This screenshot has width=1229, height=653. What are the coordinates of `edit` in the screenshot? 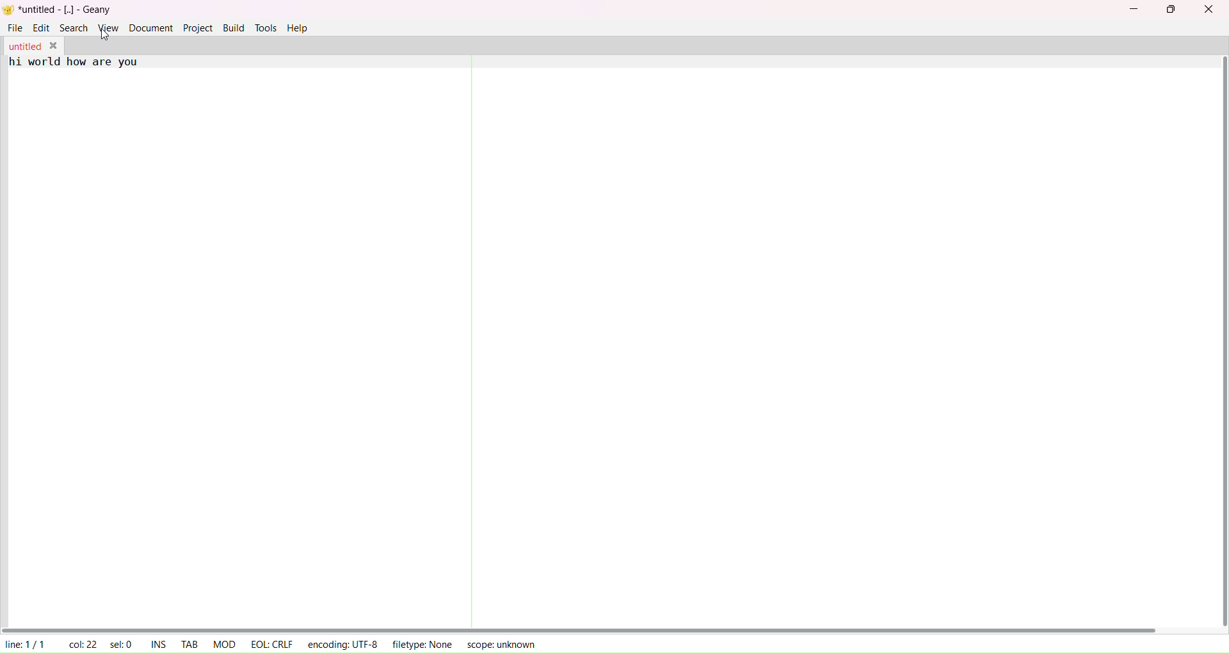 It's located at (40, 28).